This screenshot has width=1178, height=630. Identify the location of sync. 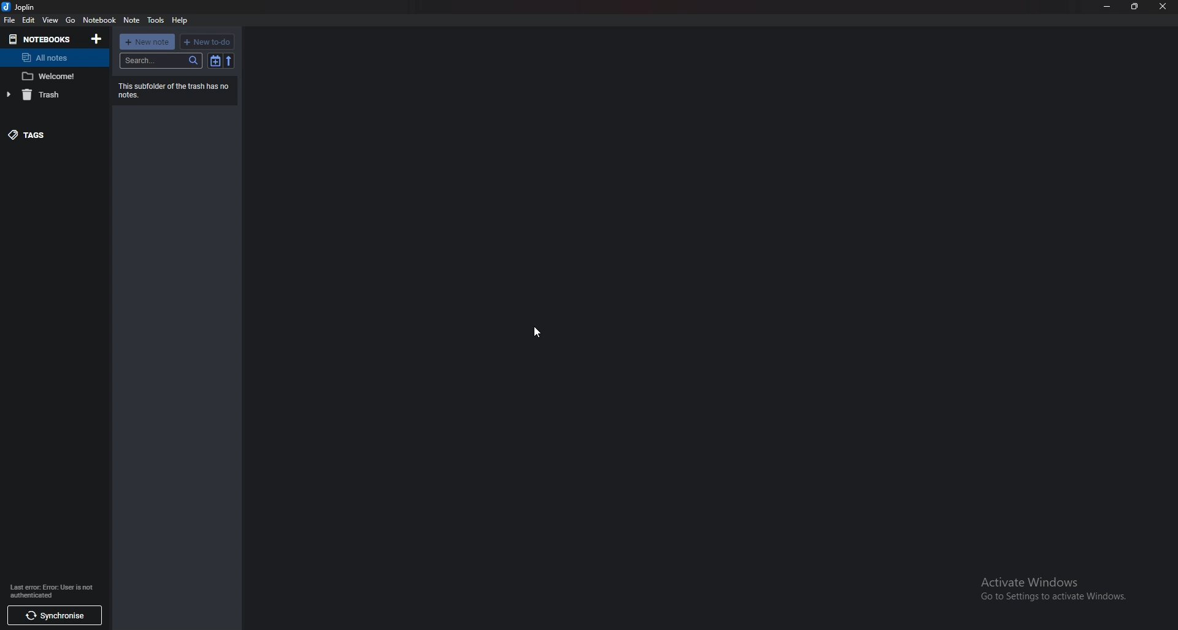
(56, 616).